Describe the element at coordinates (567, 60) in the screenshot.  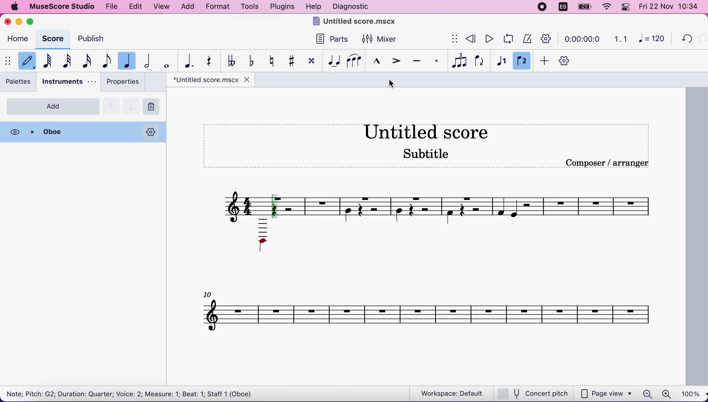
I see `customization tool` at that location.